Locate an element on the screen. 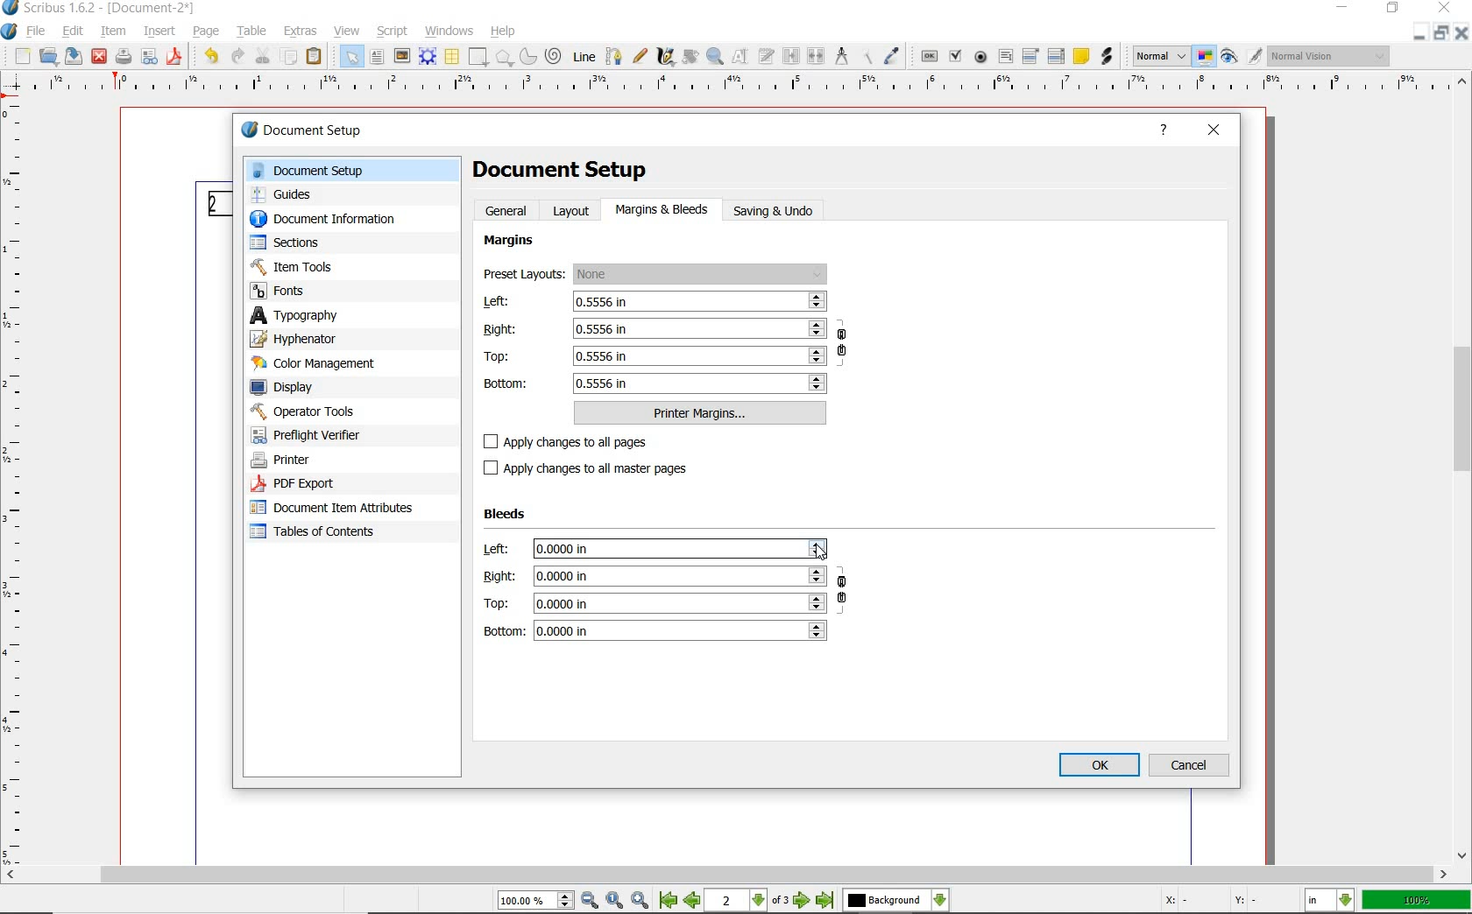  visual appearance of the display is located at coordinates (1331, 56).